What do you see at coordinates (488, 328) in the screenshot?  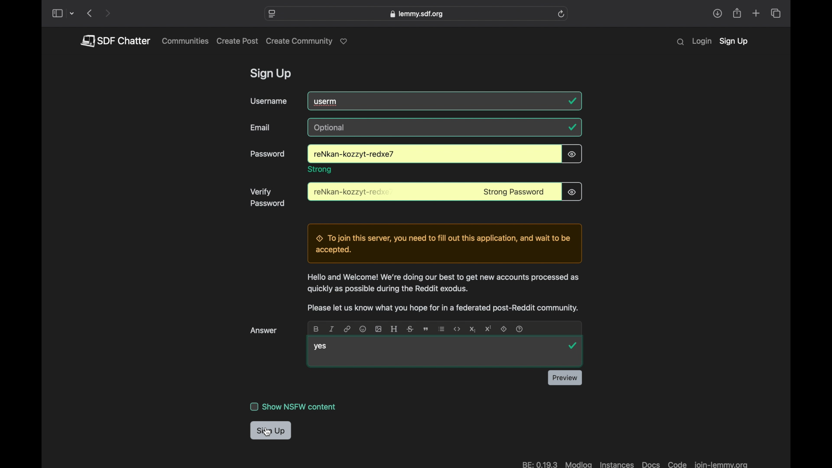 I see `superscript` at bounding box center [488, 328].